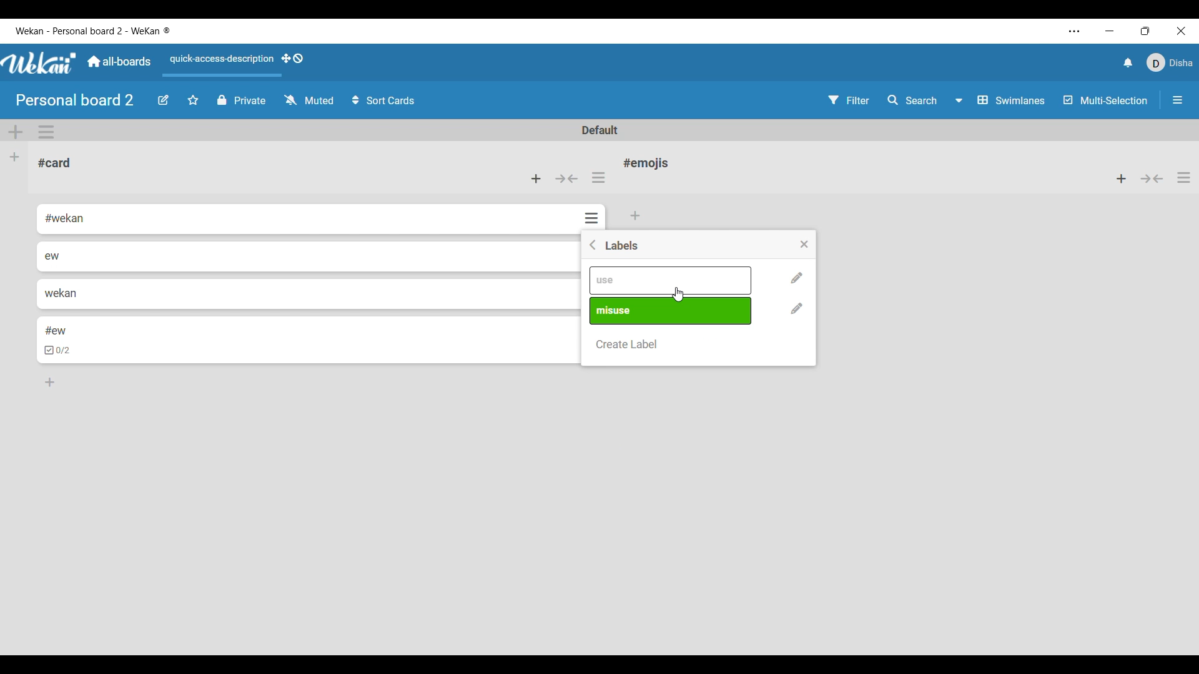  What do you see at coordinates (46, 132) in the screenshot?
I see `Swimlane actions` at bounding box center [46, 132].